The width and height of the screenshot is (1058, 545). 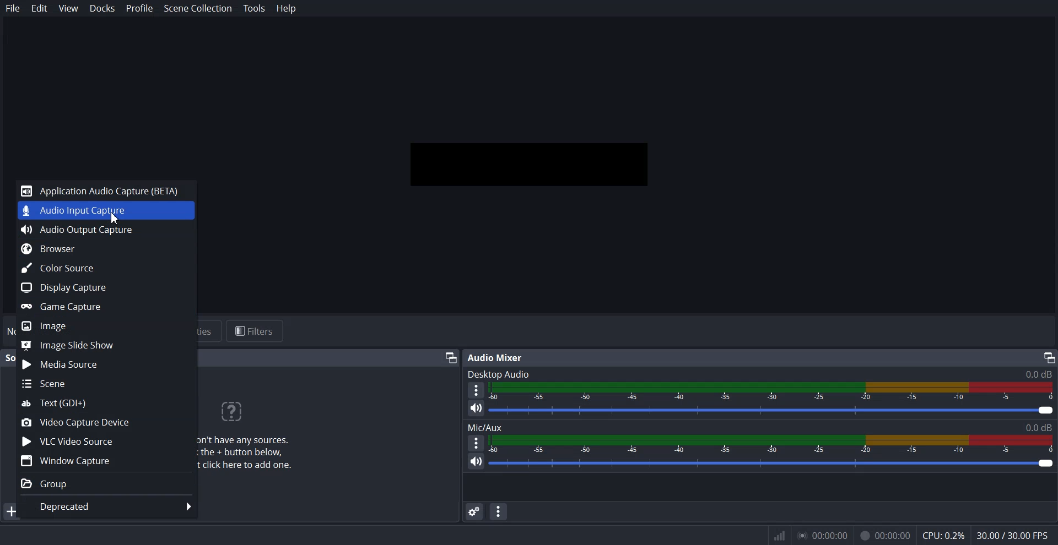 I want to click on Help, so click(x=286, y=8).